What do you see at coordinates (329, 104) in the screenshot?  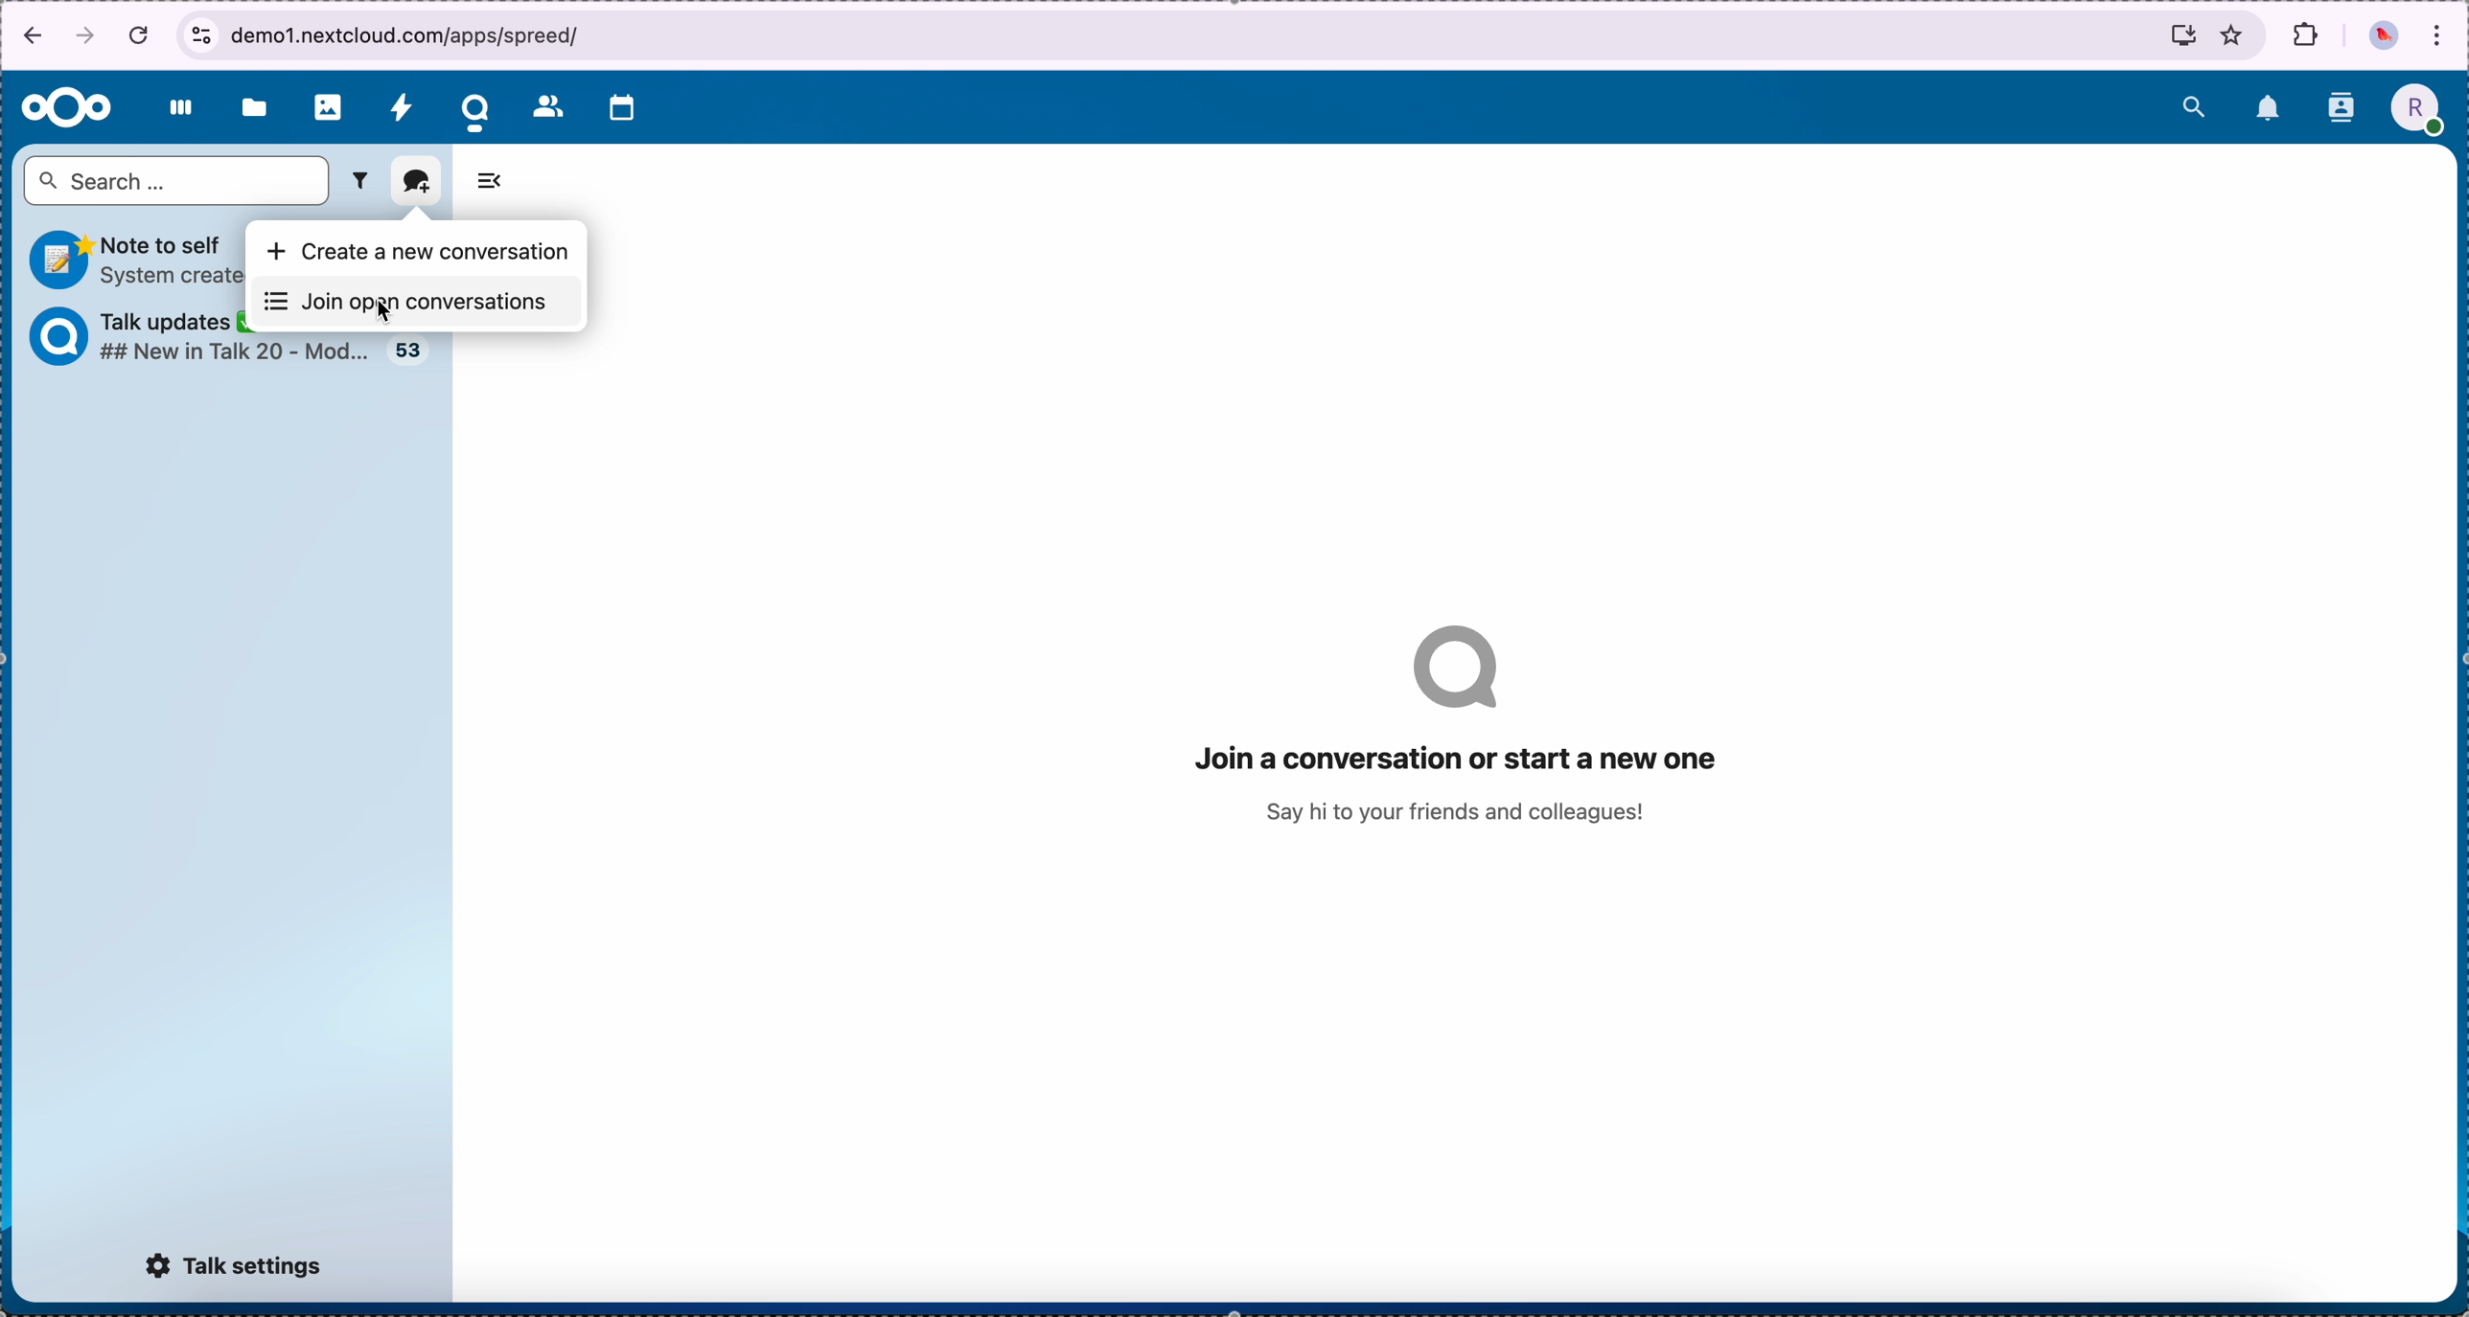 I see `photos` at bounding box center [329, 104].